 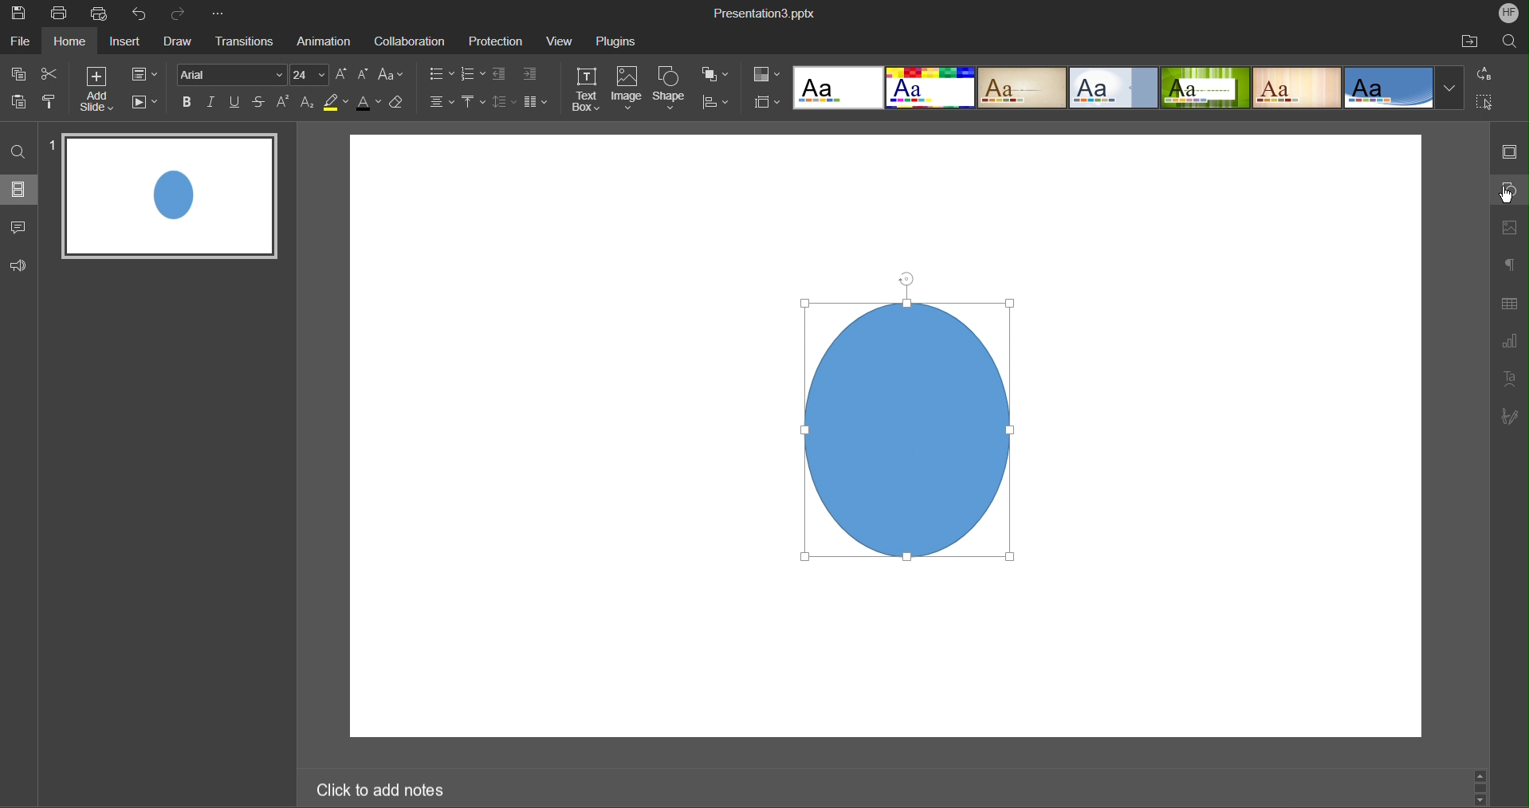 What do you see at coordinates (368, 105) in the screenshot?
I see `Text Color` at bounding box center [368, 105].